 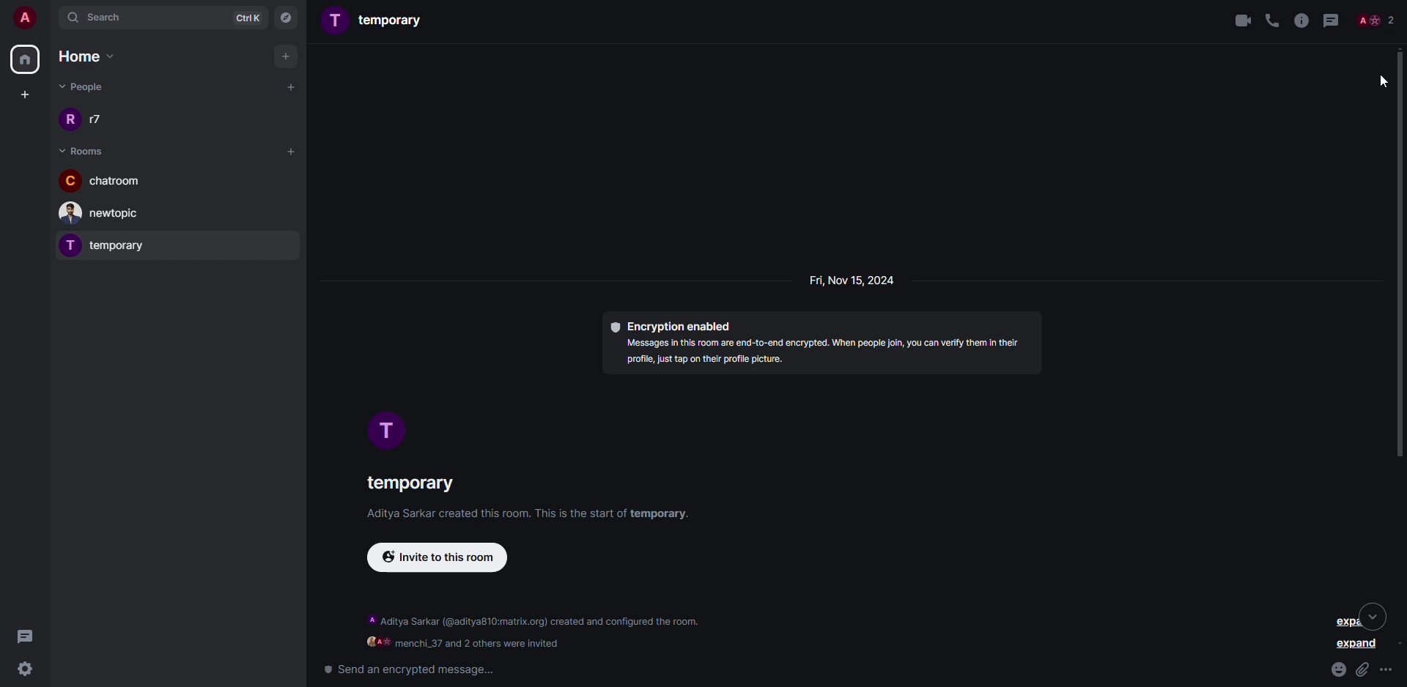 I want to click on home, so click(x=90, y=56).